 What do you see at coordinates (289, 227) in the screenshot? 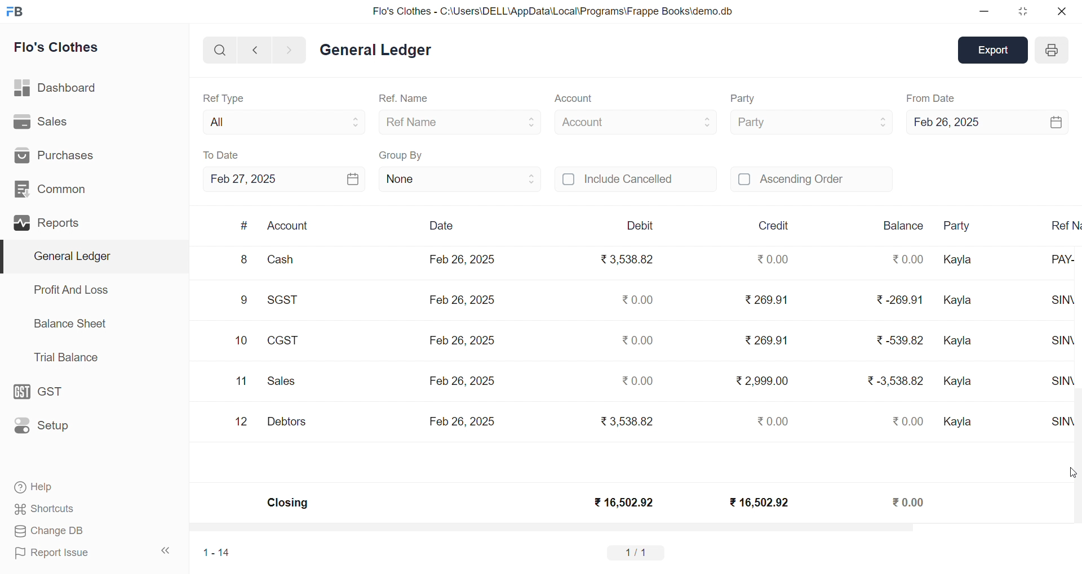
I see `Account` at bounding box center [289, 227].